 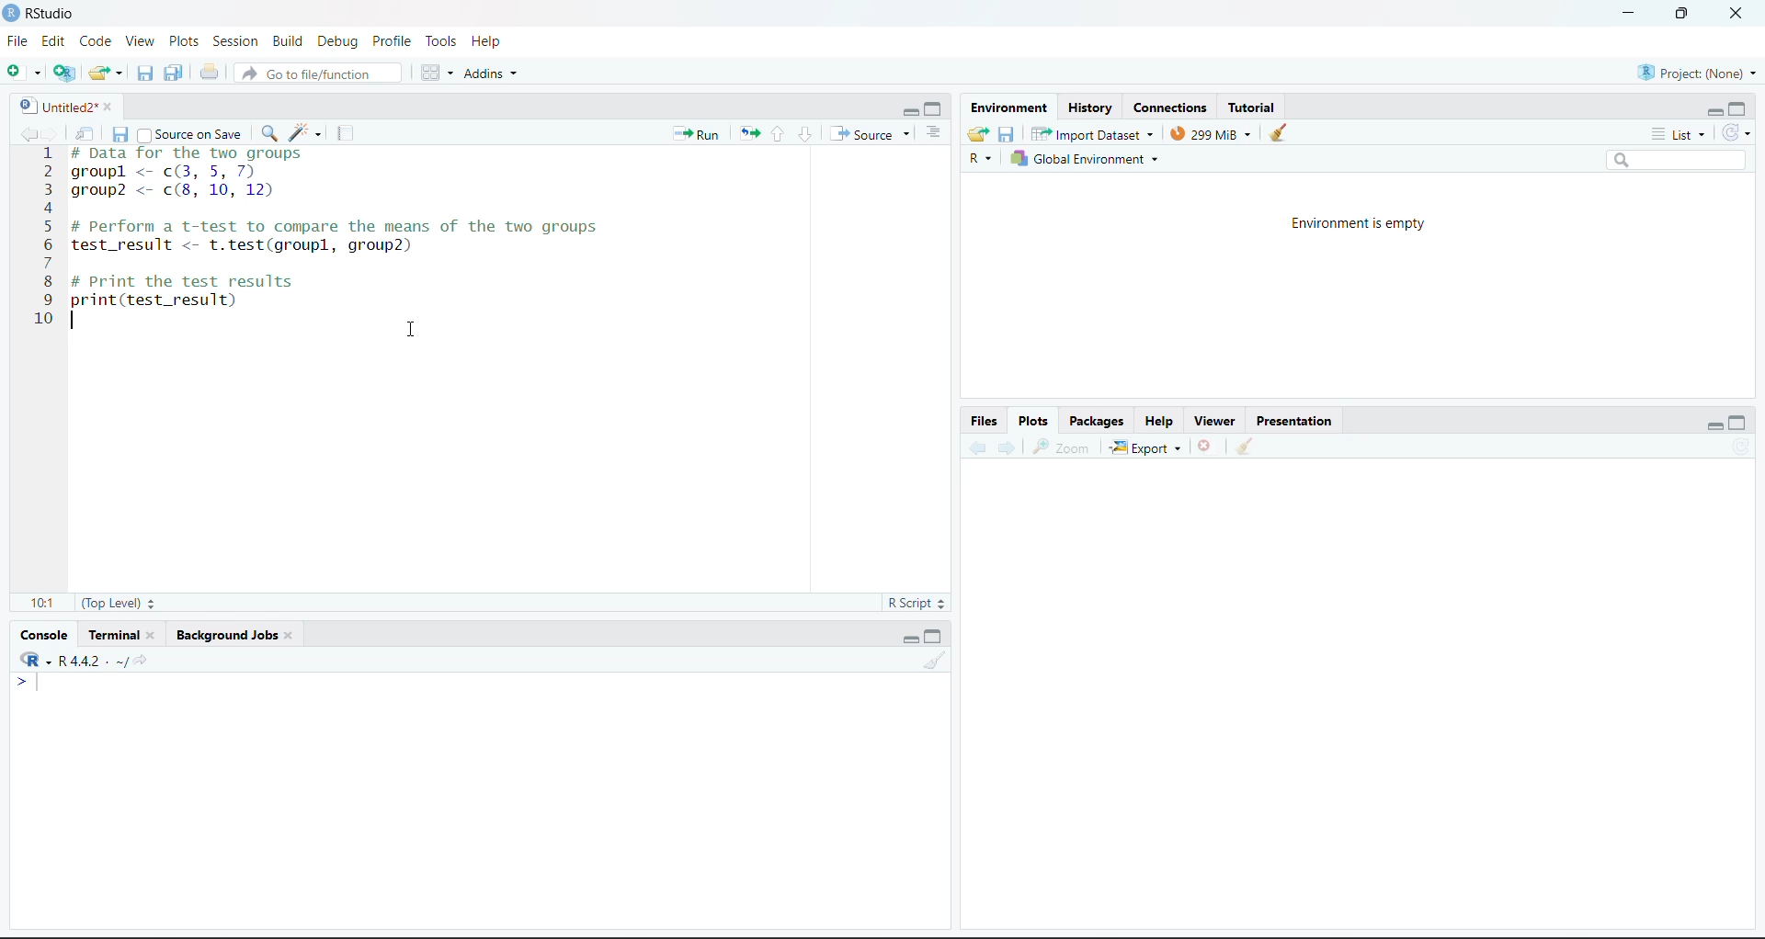 What do you see at coordinates (977, 445) in the screenshot?
I see `previous plot` at bounding box center [977, 445].